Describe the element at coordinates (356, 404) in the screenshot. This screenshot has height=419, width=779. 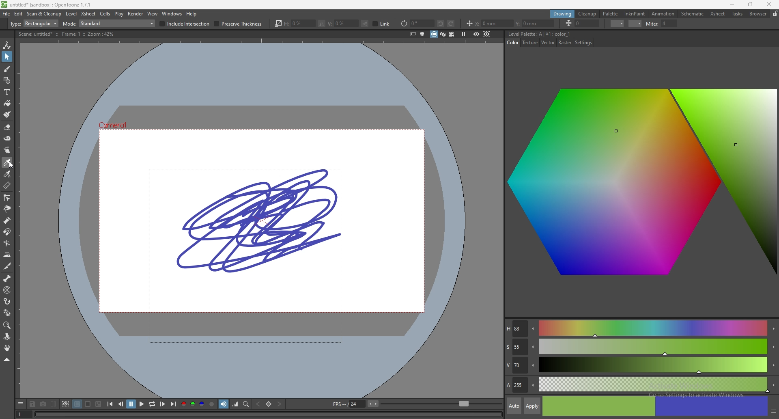
I see `fps` at that location.